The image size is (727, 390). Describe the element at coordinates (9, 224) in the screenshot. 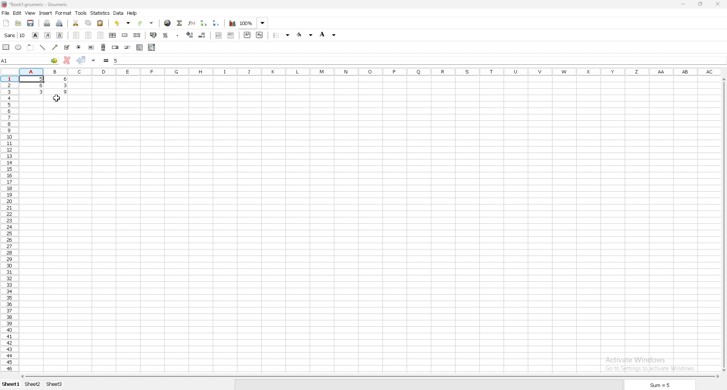

I see `row` at that location.